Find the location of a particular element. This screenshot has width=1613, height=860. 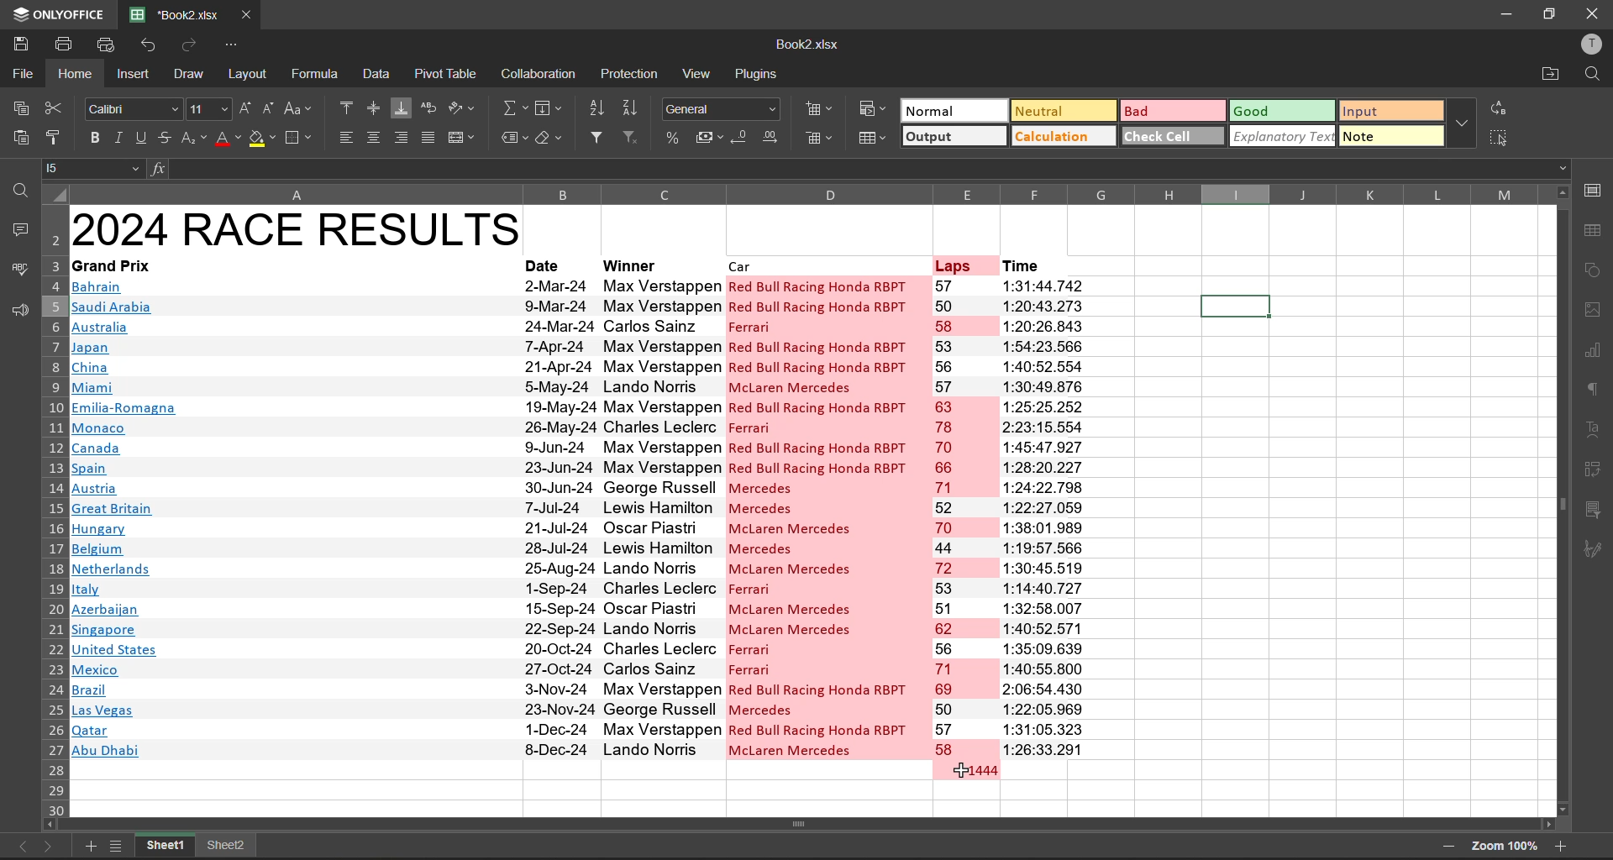

paste is located at coordinates (20, 134).